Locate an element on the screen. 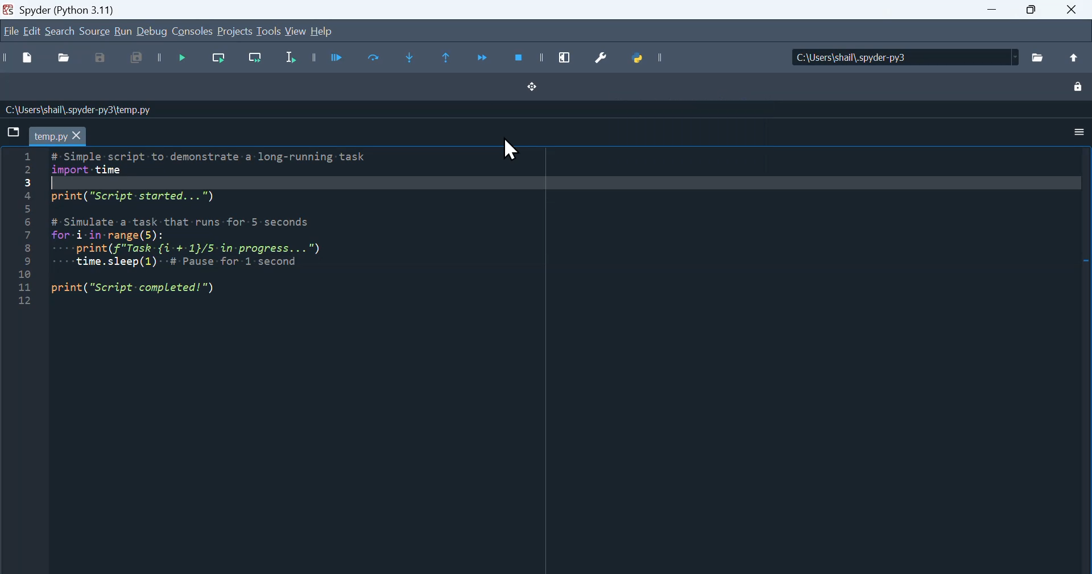  Location of the file is located at coordinates (894, 56).